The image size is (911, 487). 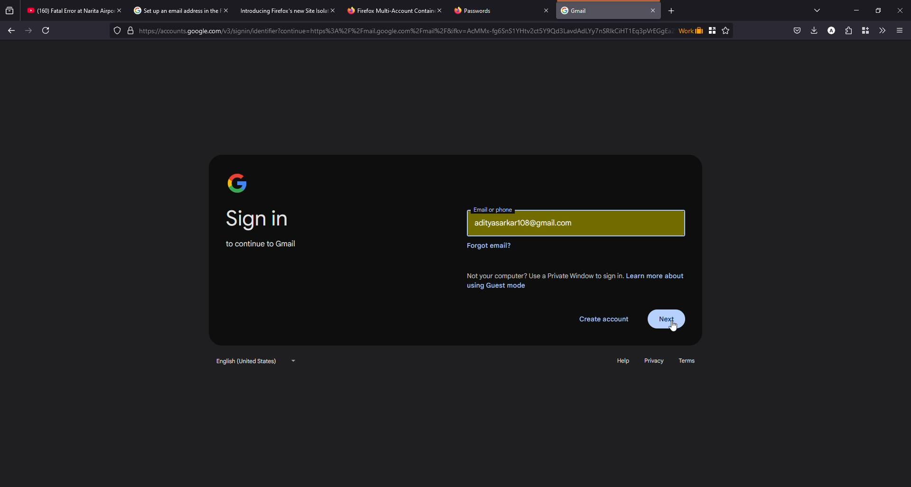 I want to click on More options, so click(x=902, y=29).